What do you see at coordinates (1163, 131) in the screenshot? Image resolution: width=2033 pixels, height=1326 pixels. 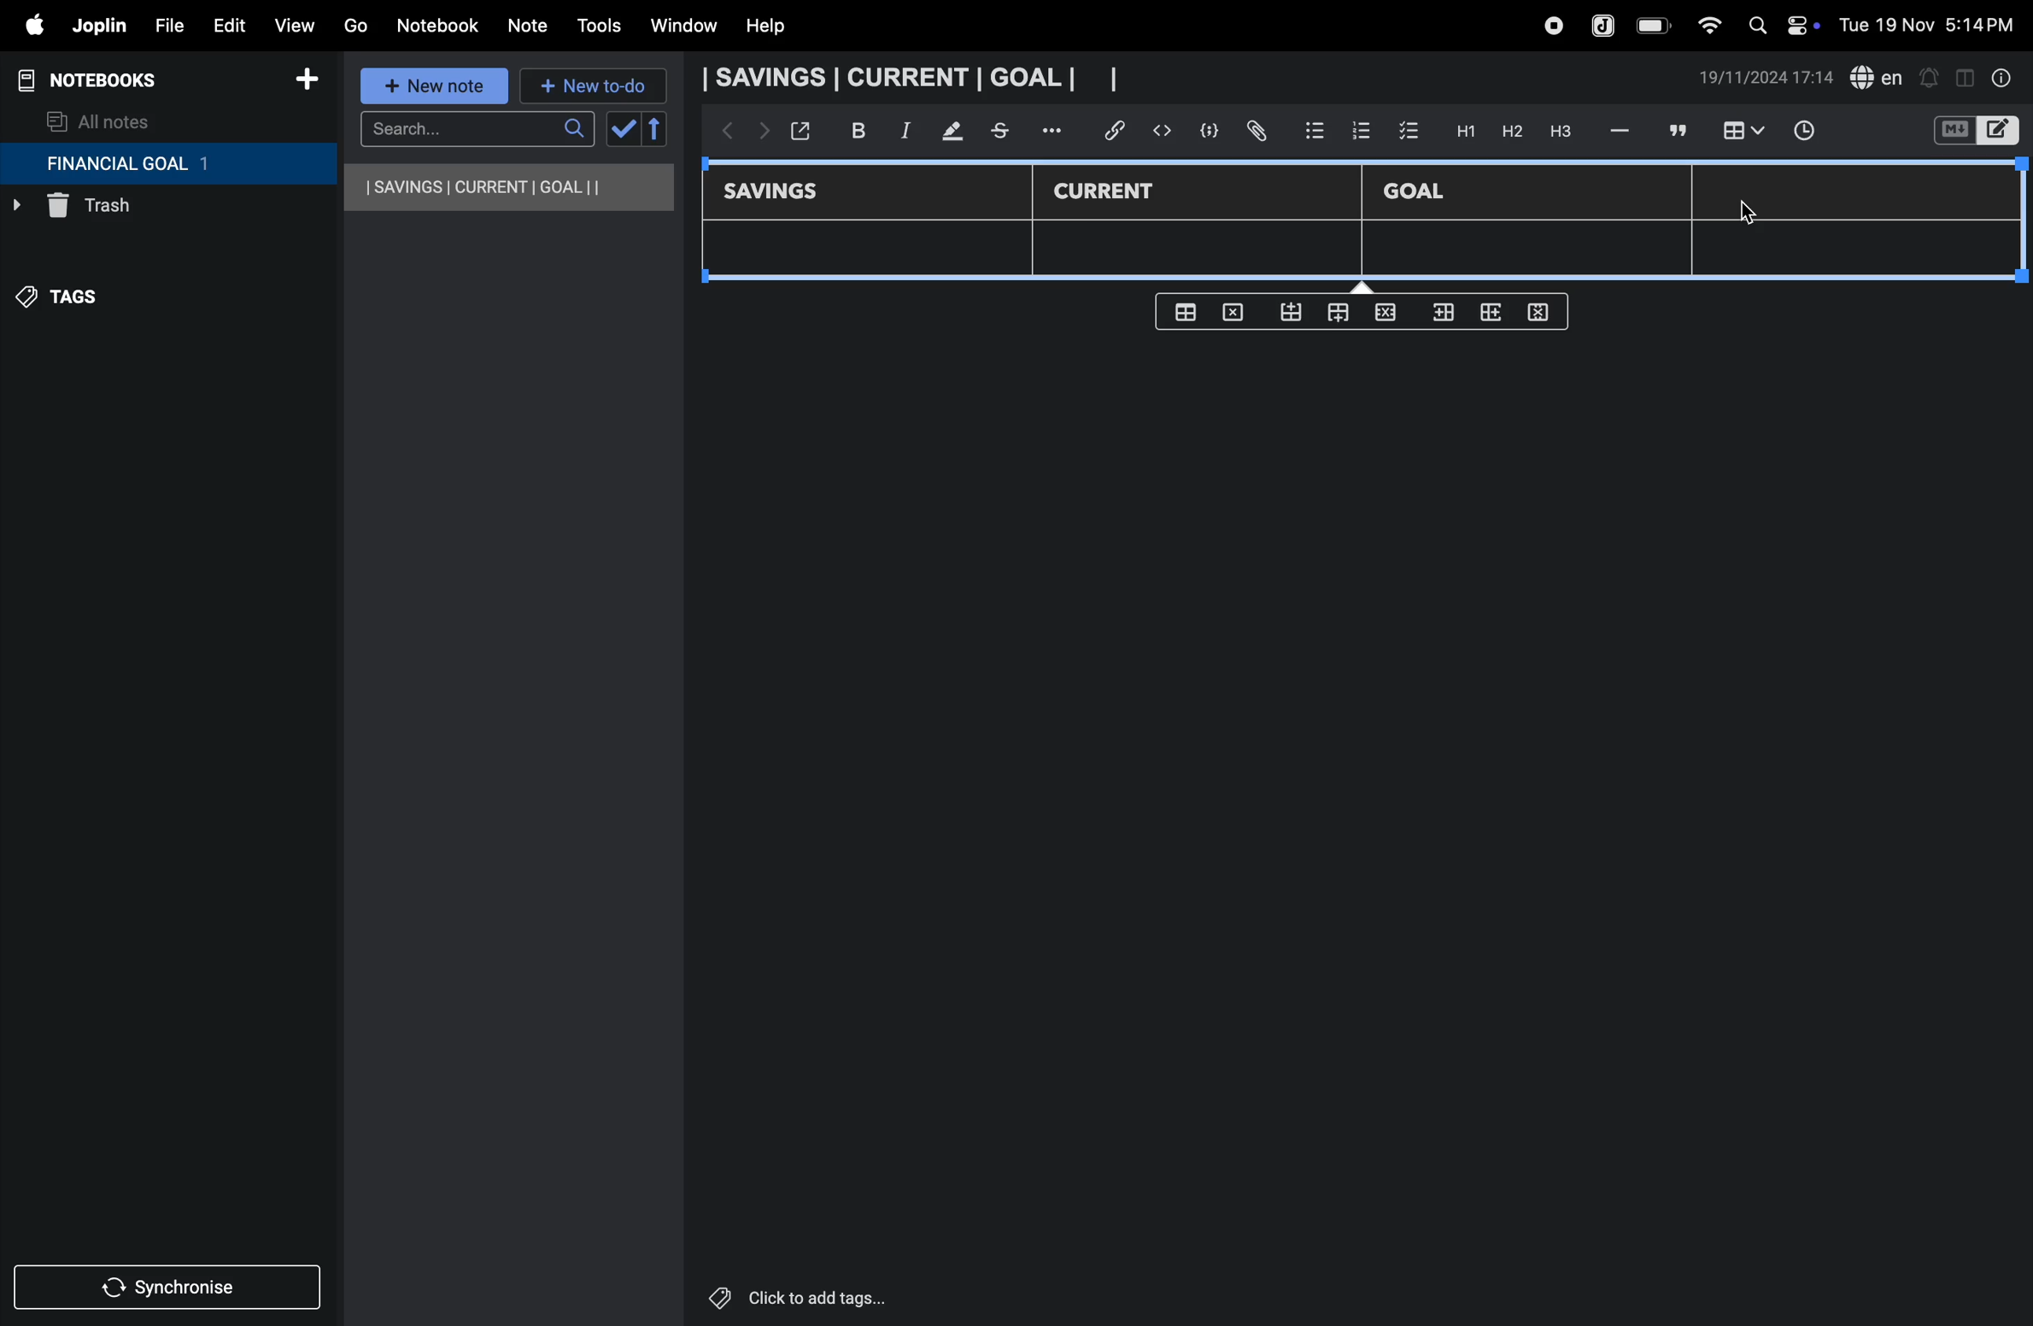 I see `insert code` at bounding box center [1163, 131].